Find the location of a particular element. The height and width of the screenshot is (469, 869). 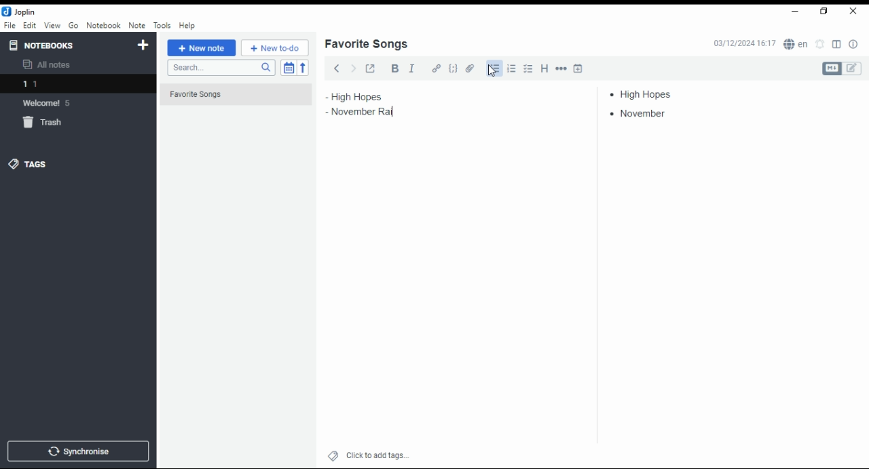

notebooks is located at coordinates (66, 45).